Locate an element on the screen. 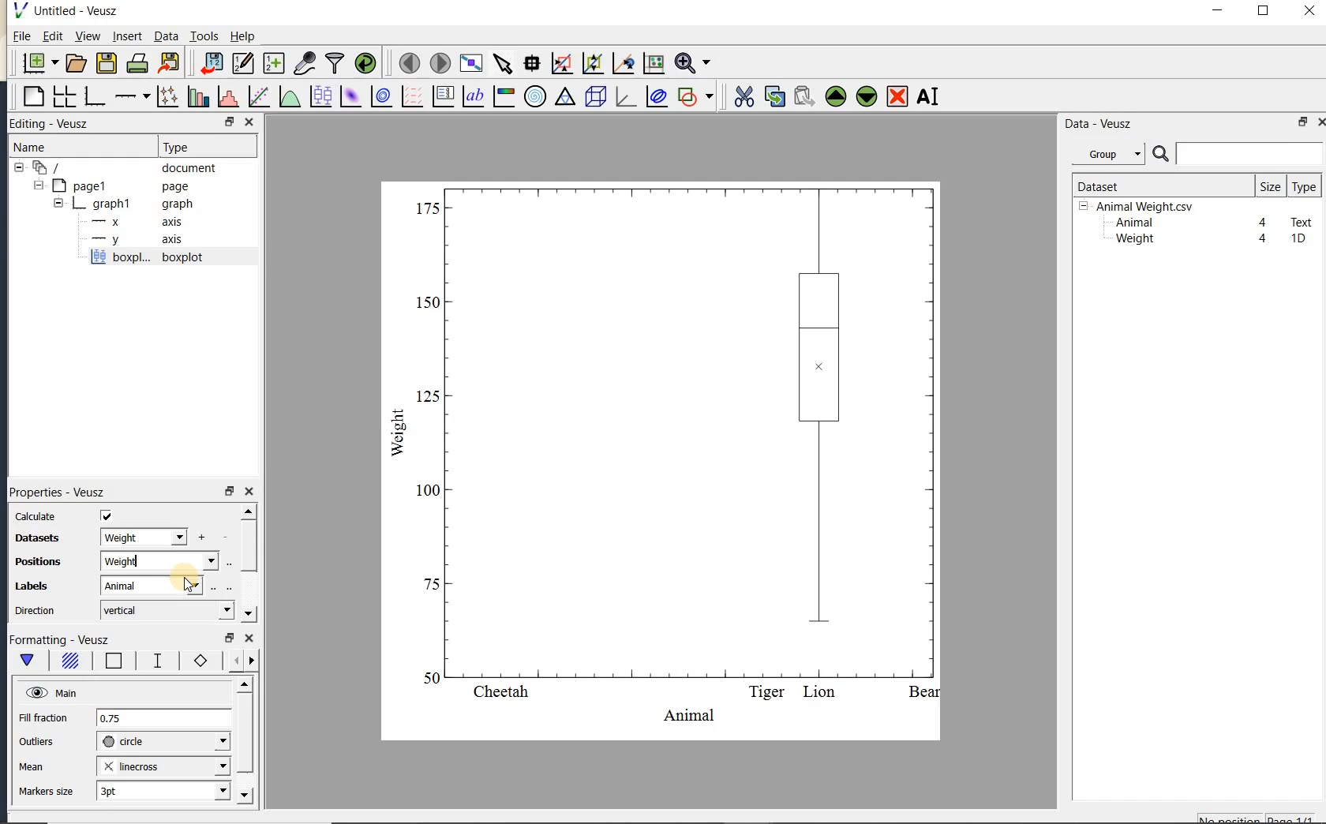  page1 is located at coordinates (113, 187).